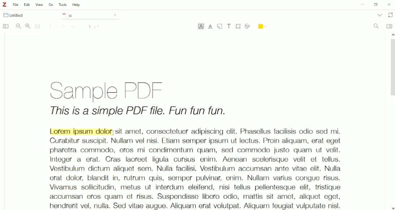 Image resolution: width=395 pixels, height=210 pixels. Describe the element at coordinates (50, 27) in the screenshot. I see `Change Page` at that location.